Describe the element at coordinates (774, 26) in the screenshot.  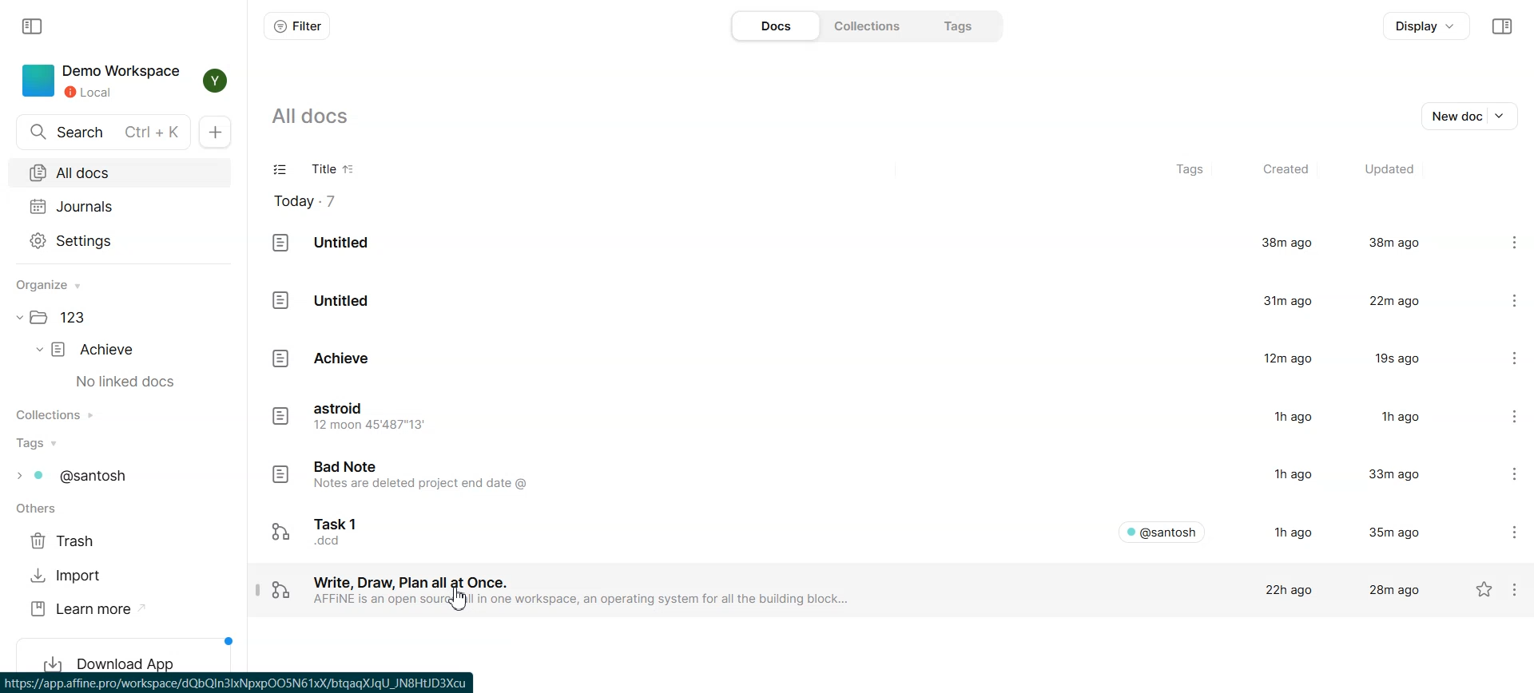
I see `Docs` at that location.